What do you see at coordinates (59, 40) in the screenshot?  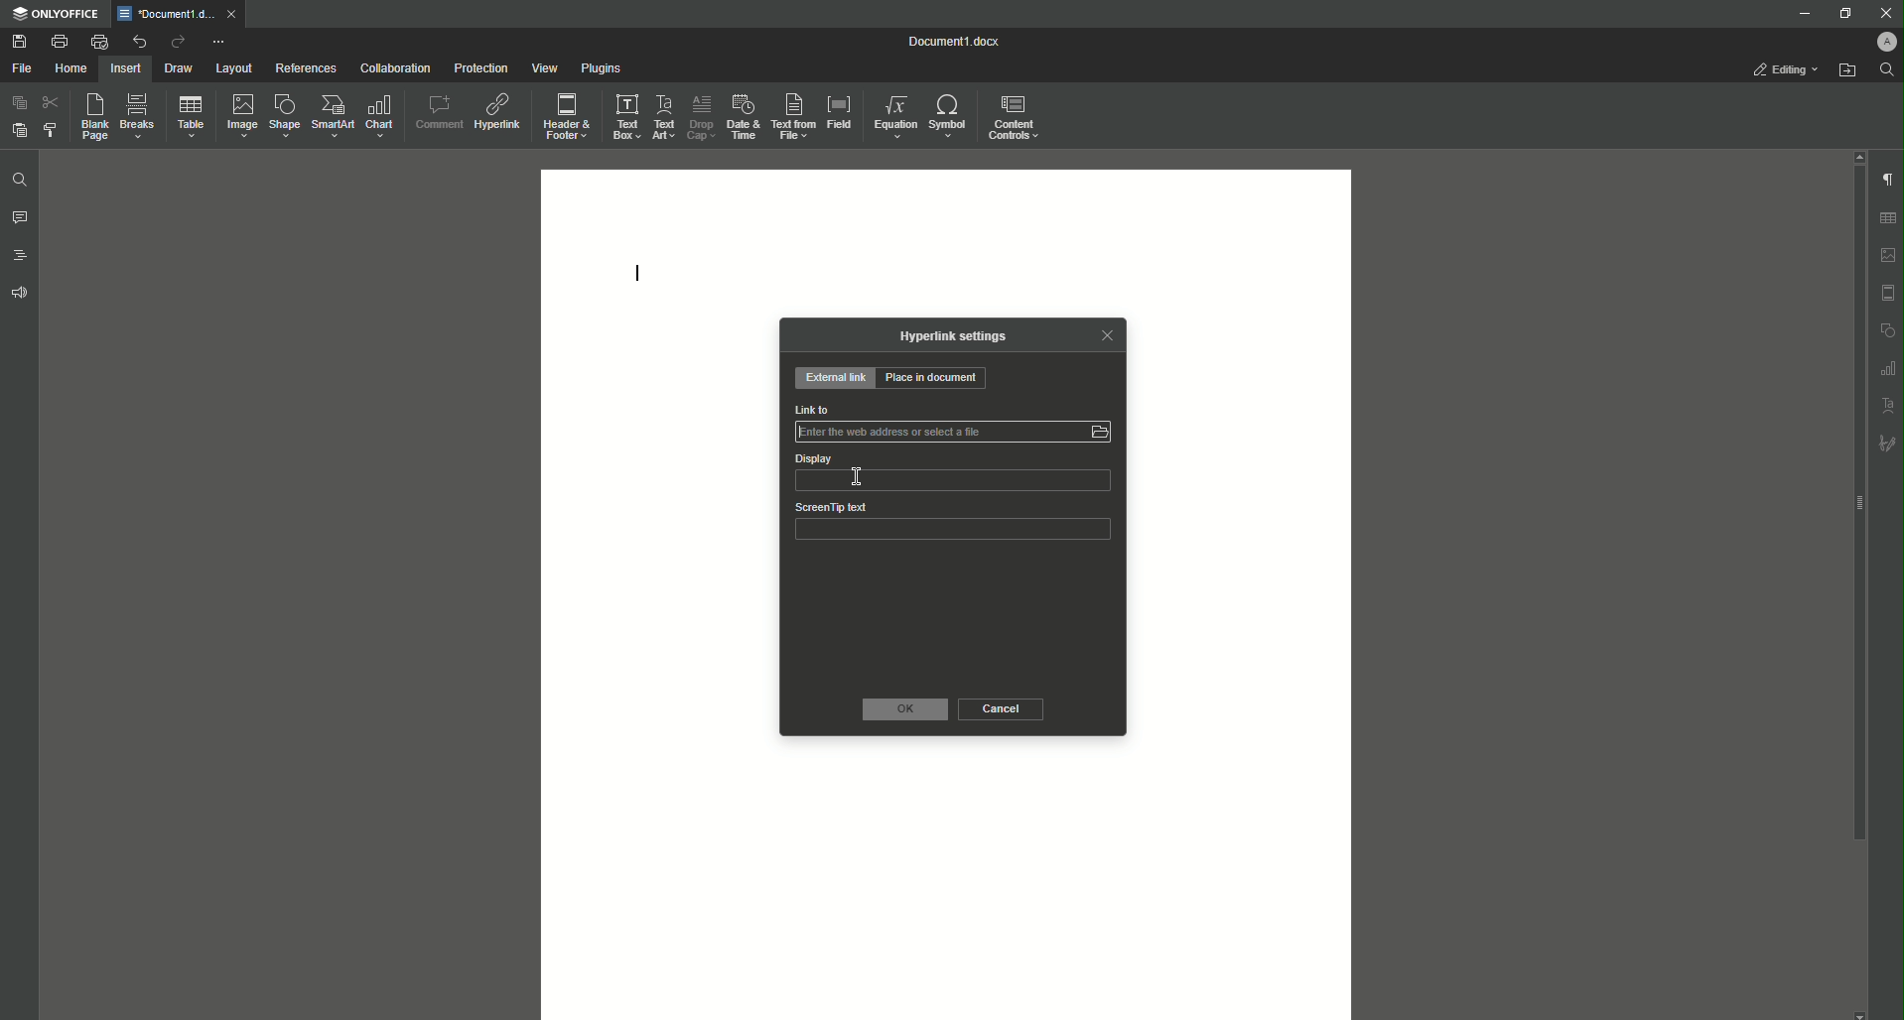 I see `Print` at bounding box center [59, 40].